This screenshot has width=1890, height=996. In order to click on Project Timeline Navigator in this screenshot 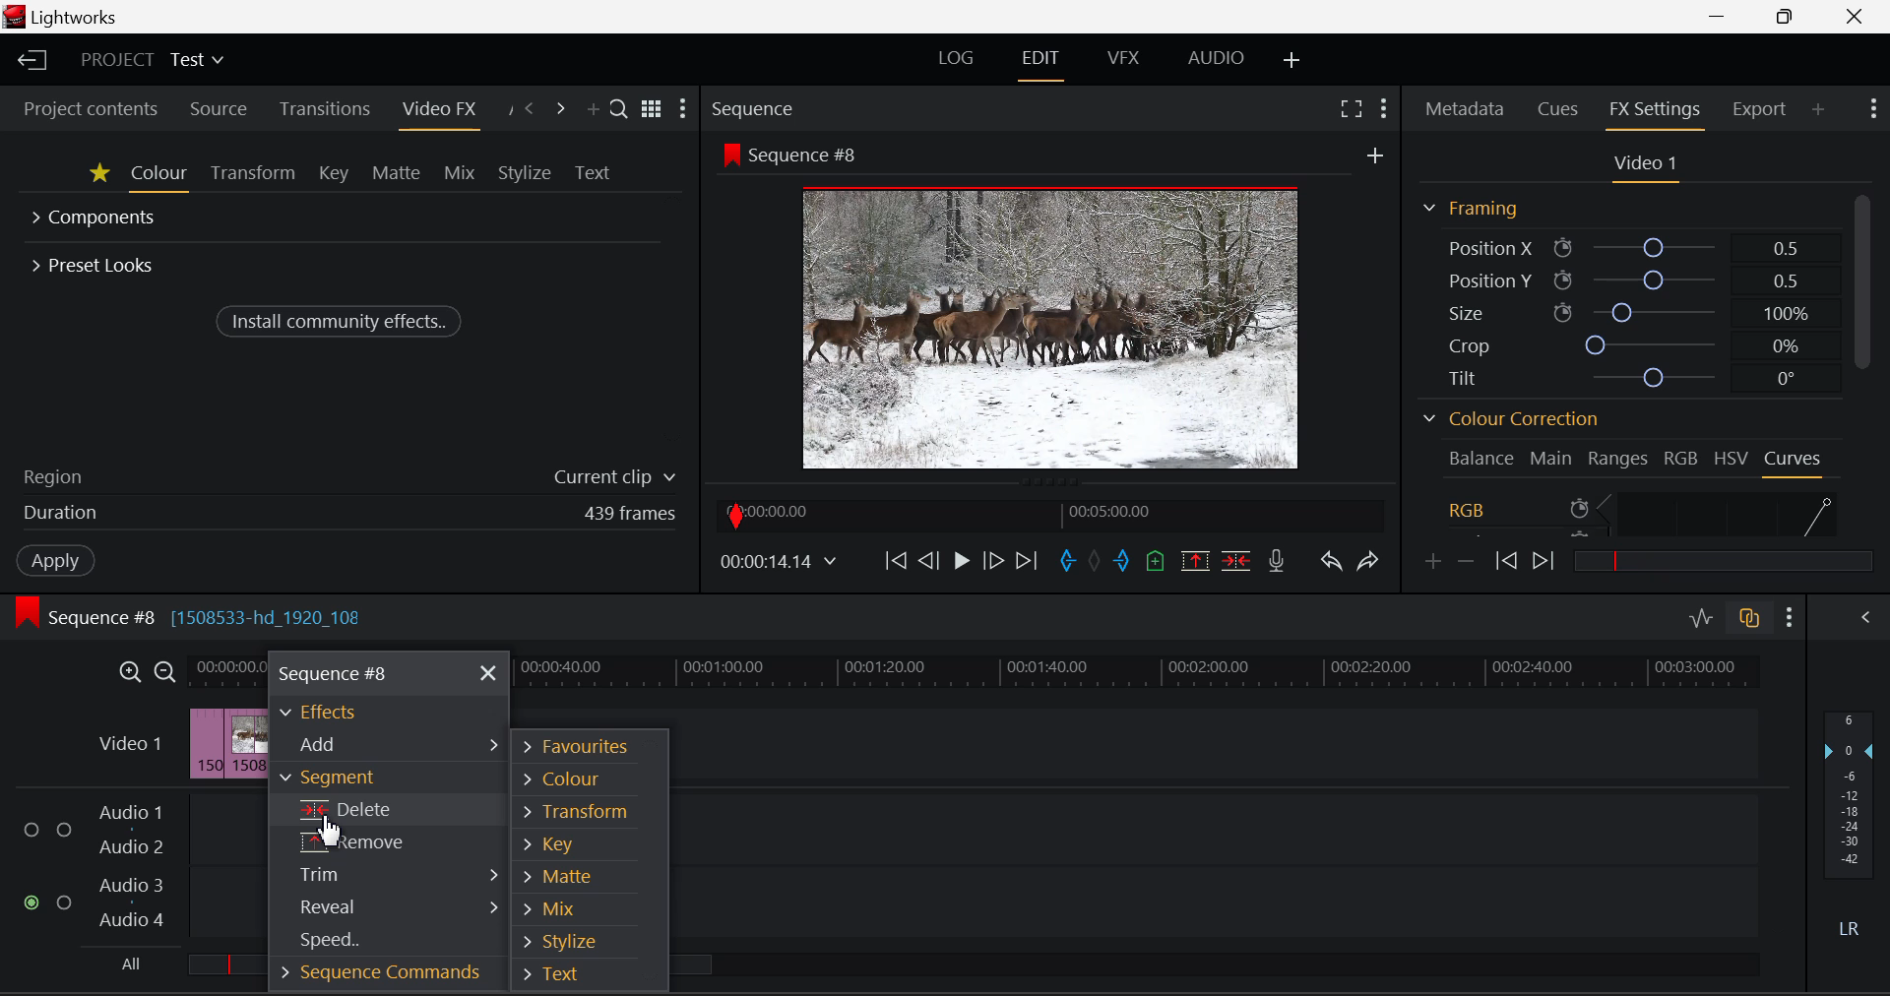, I will do `click(1050, 514)`.